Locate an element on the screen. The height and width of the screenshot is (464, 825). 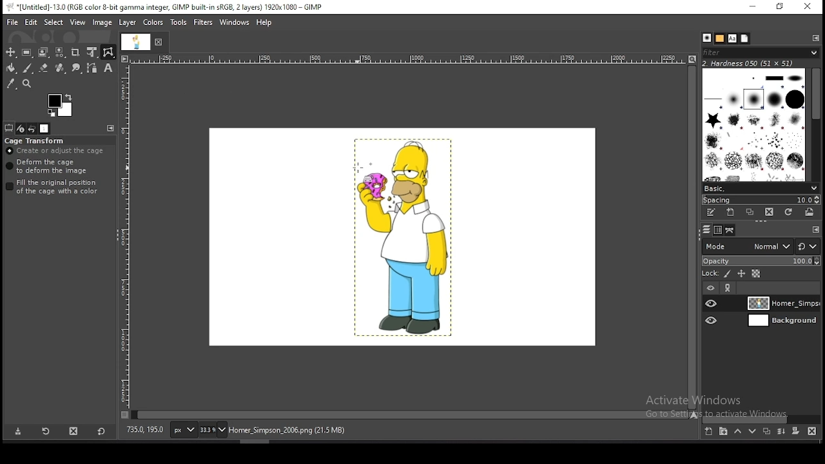
cage transform is located at coordinates (108, 52).